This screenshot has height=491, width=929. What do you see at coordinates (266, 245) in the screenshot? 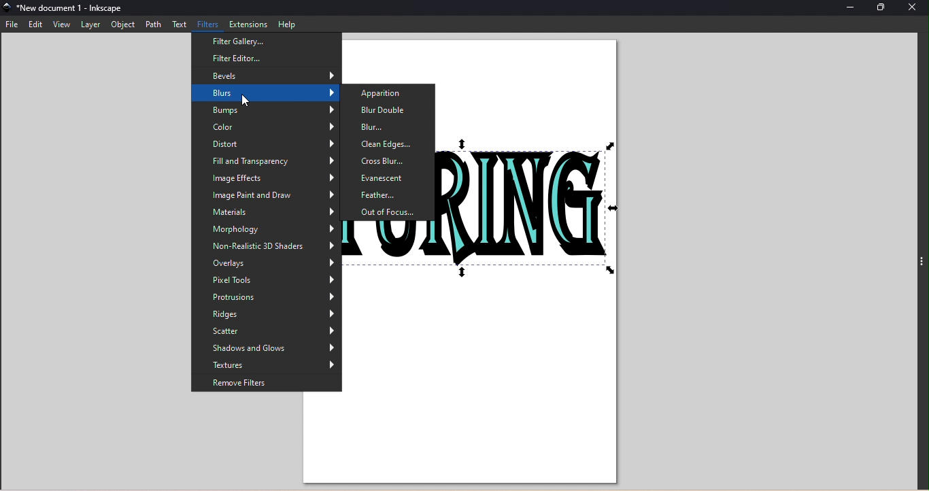
I see `Non-realistic 3D Shaders` at bounding box center [266, 245].